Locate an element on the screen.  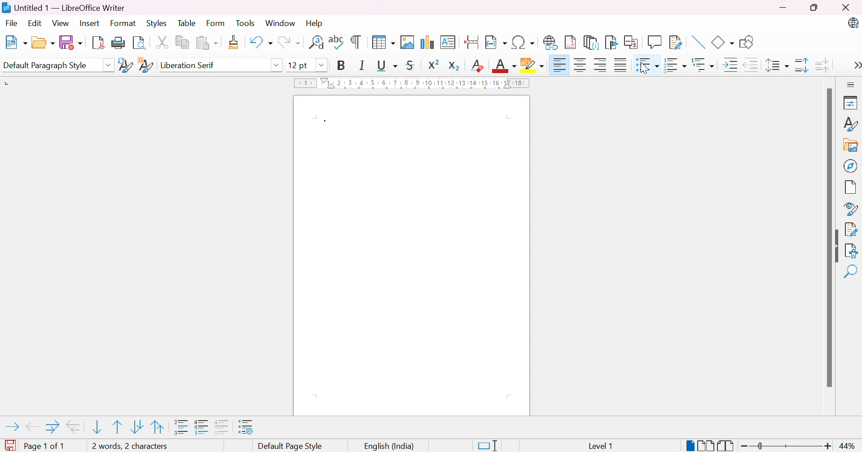
Decrease indent is located at coordinates (750, 65).